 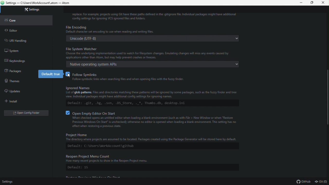 What do you see at coordinates (28, 114) in the screenshot?
I see `Open configure editor` at bounding box center [28, 114].